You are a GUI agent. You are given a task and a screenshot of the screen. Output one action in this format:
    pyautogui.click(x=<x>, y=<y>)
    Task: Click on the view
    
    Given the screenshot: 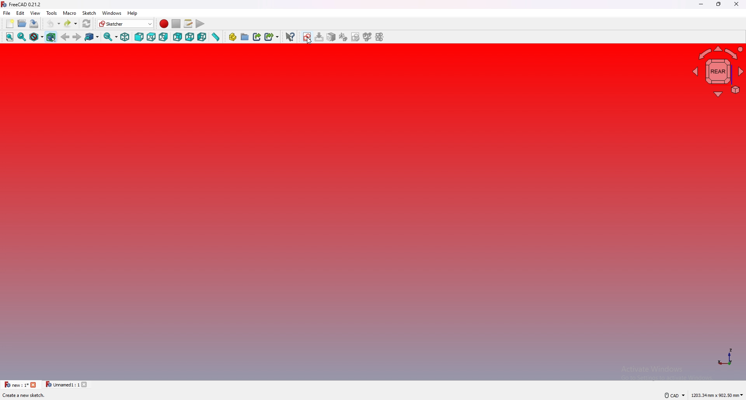 What is the action you would take?
    pyautogui.click(x=35, y=12)
    